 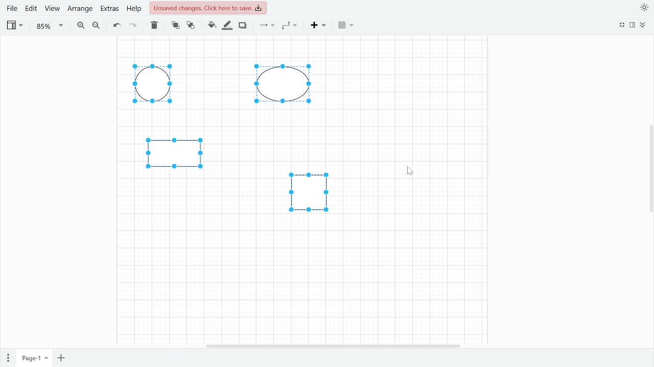 What do you see at coordinates (134, 11) in the screenshot?
I see `Help` at bounding box center [134, 11].